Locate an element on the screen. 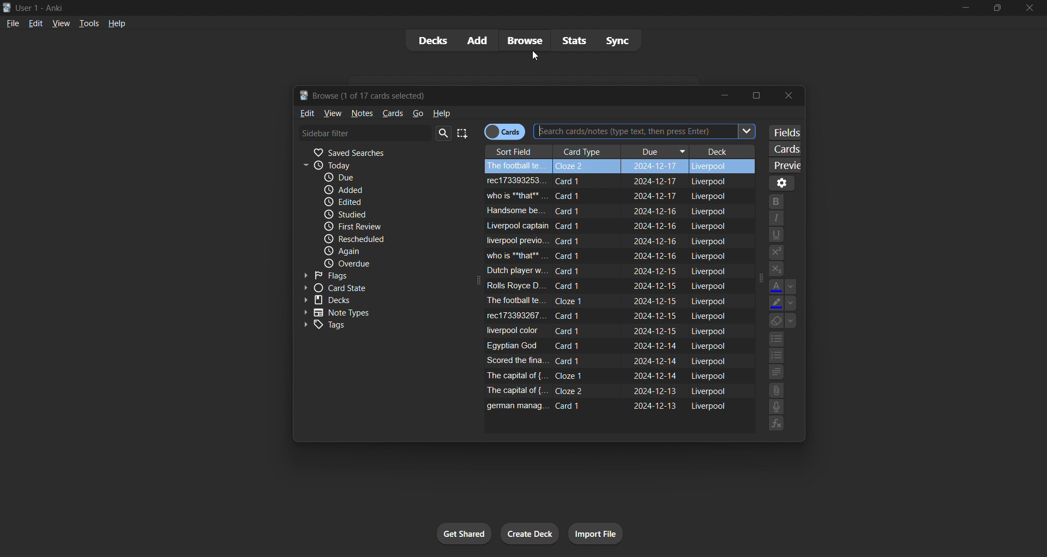 Image resolution: width=1047 pixels, height=557 pixels. attach is located at coordinates (778, 391).